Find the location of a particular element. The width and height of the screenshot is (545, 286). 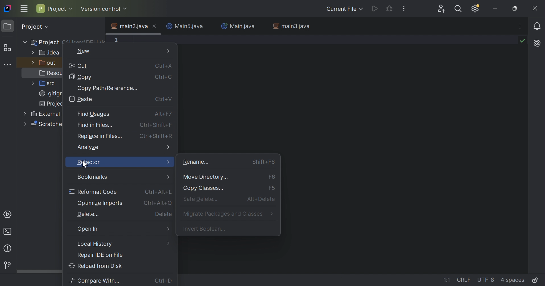

Shift F6 is located at coordinates (264, 162).